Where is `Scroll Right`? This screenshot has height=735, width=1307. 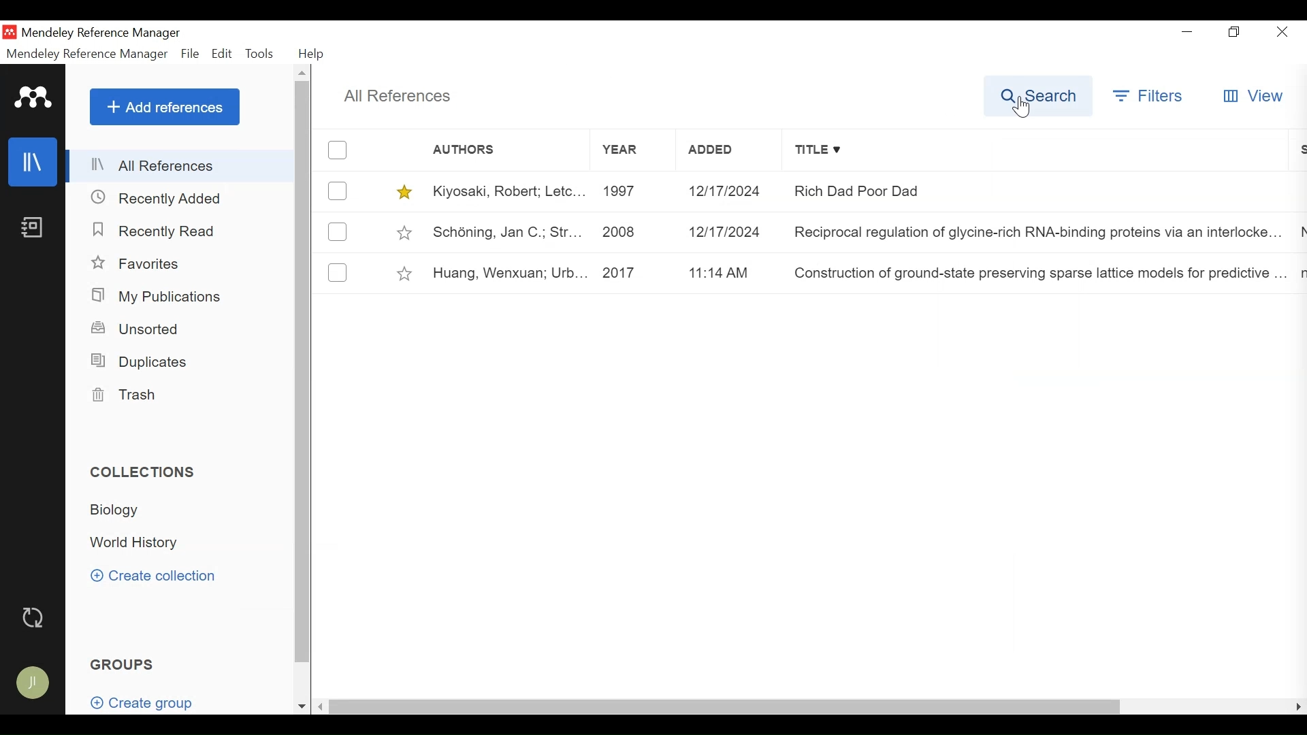
Scroll Right is located at coordinates (1296, 708).